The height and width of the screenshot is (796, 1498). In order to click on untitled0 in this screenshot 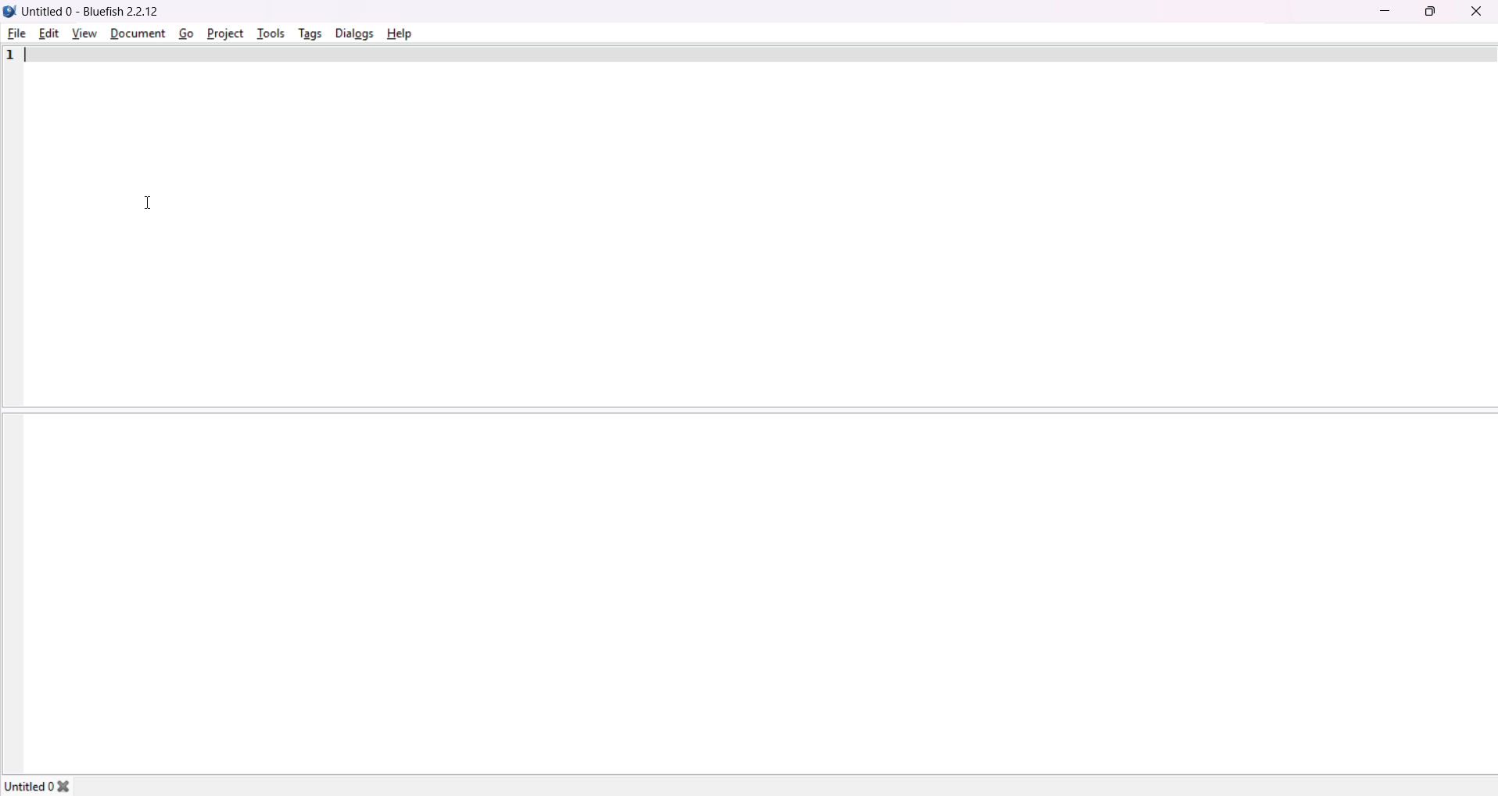, I will do `click(27, 784)`.